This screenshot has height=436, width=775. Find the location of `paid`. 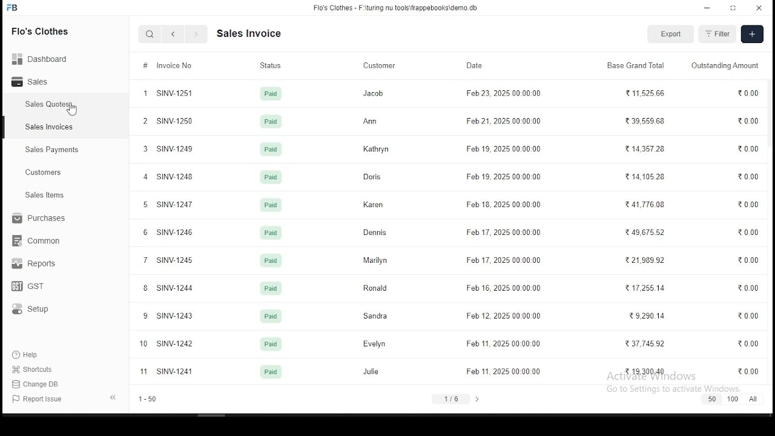

paid is located at coordinates (272, 176).